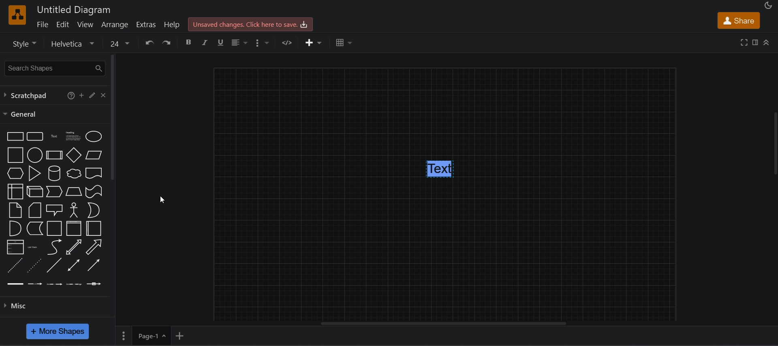 This screenshot has height=346, width=778. Describe the element at coordinates (94, 265) in the screenshot. I see `Directional connector` at that location.